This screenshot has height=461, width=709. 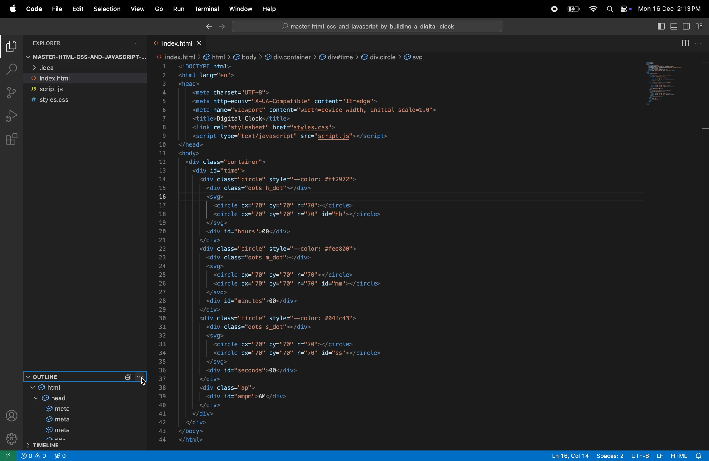 What do you see at coordinates (217, 57) in the screenshot?
I see `html` at bounding box center [217, 57].